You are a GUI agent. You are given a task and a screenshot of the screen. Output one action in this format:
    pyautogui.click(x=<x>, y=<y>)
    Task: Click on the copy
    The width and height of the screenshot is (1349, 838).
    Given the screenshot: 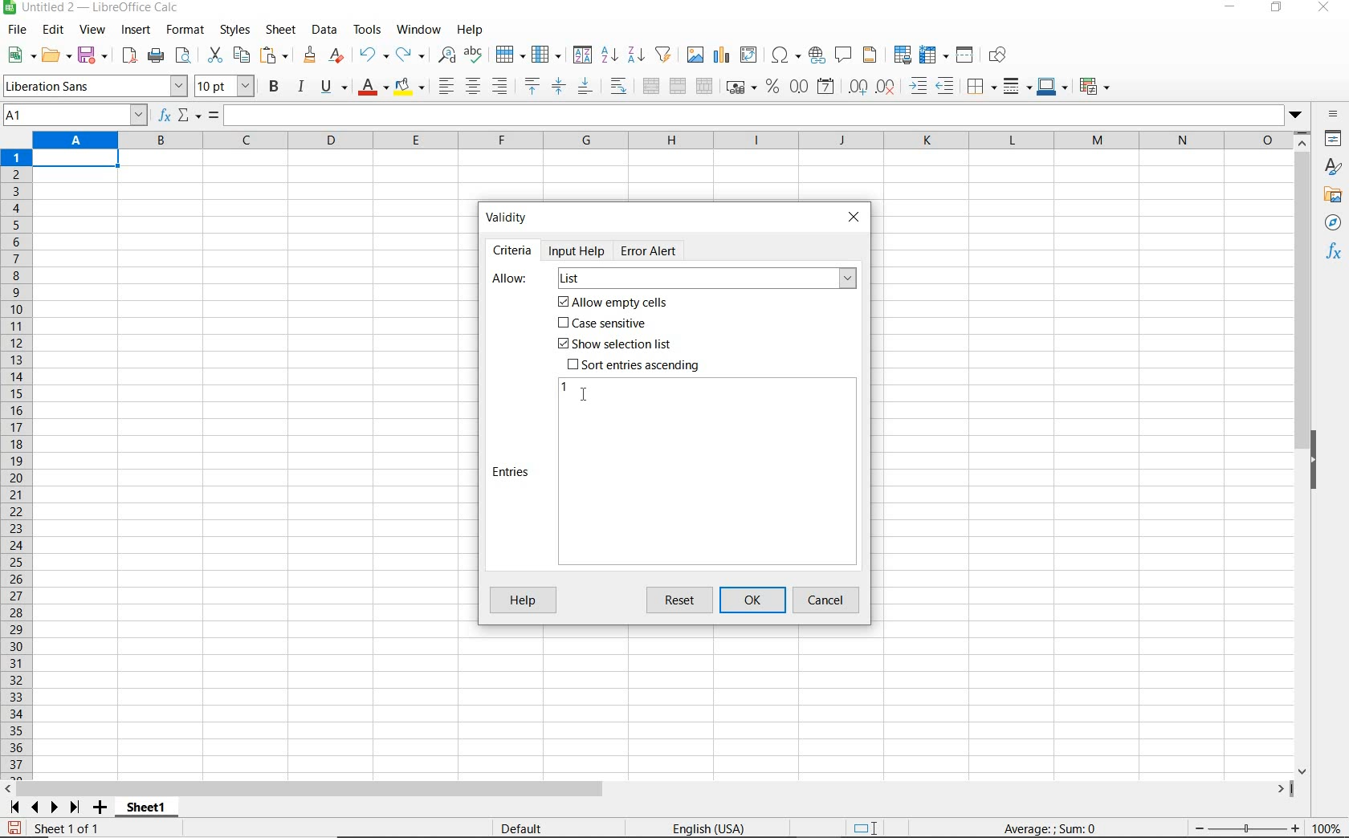 What is the action you would take?
    pyautogui.click(x=242, y=55)
    